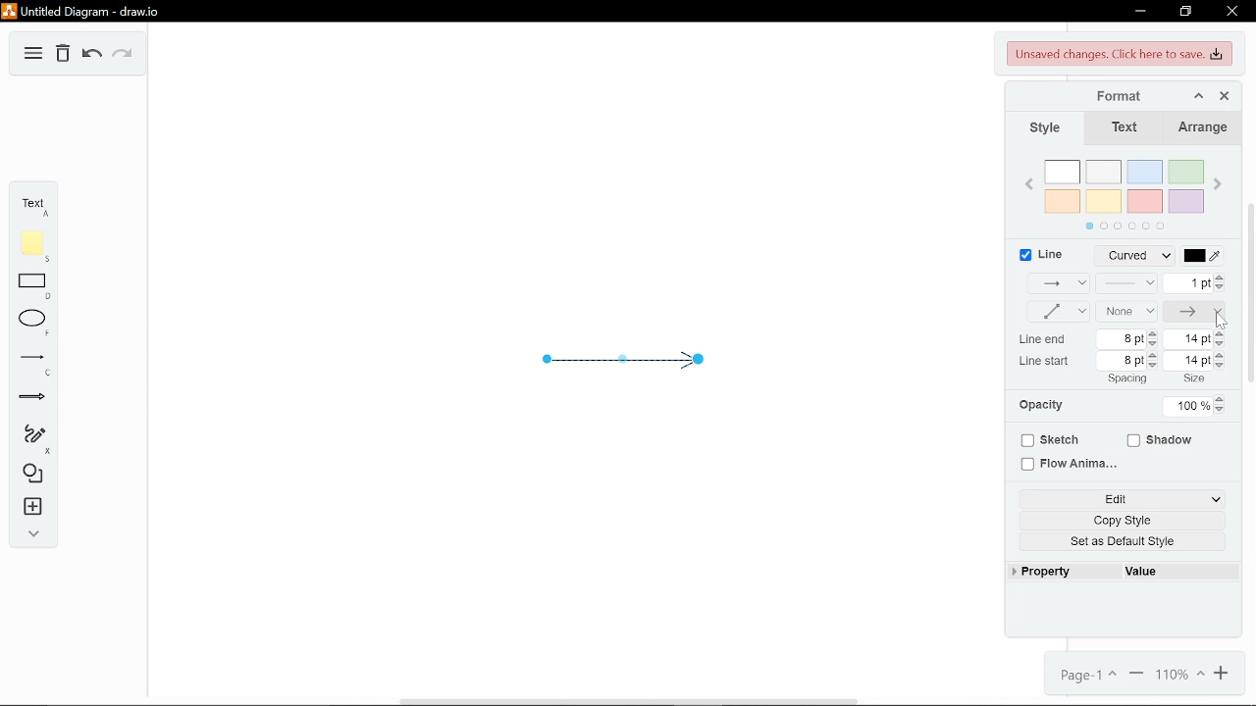 The image size is (1256, 706). I want to click on Decrease line end spacing, so click(1156, 345).